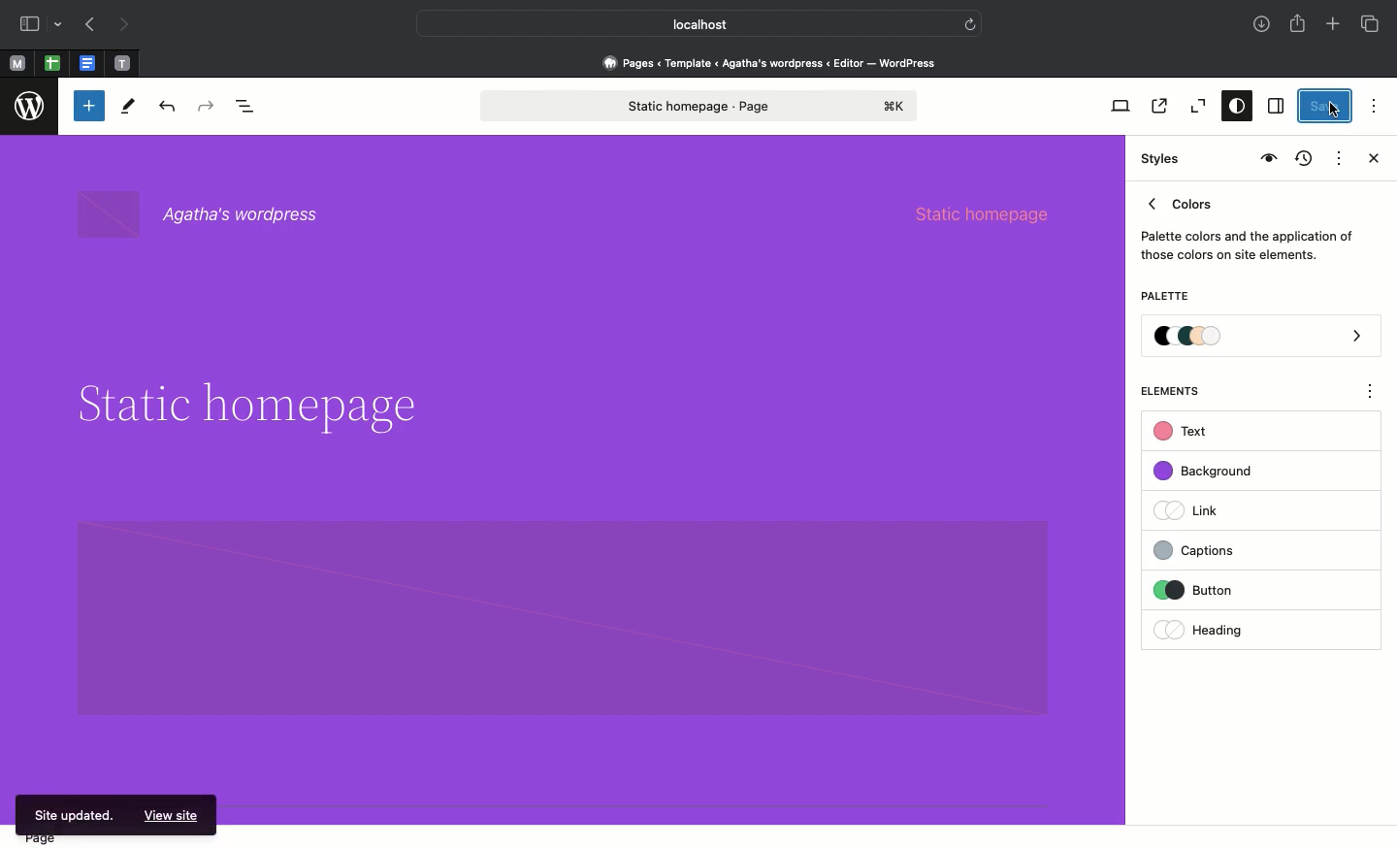  What do you see at coordinates (52, 64) in the screenshot?
I see `Pinned tab` at bounding box center [52, 64].